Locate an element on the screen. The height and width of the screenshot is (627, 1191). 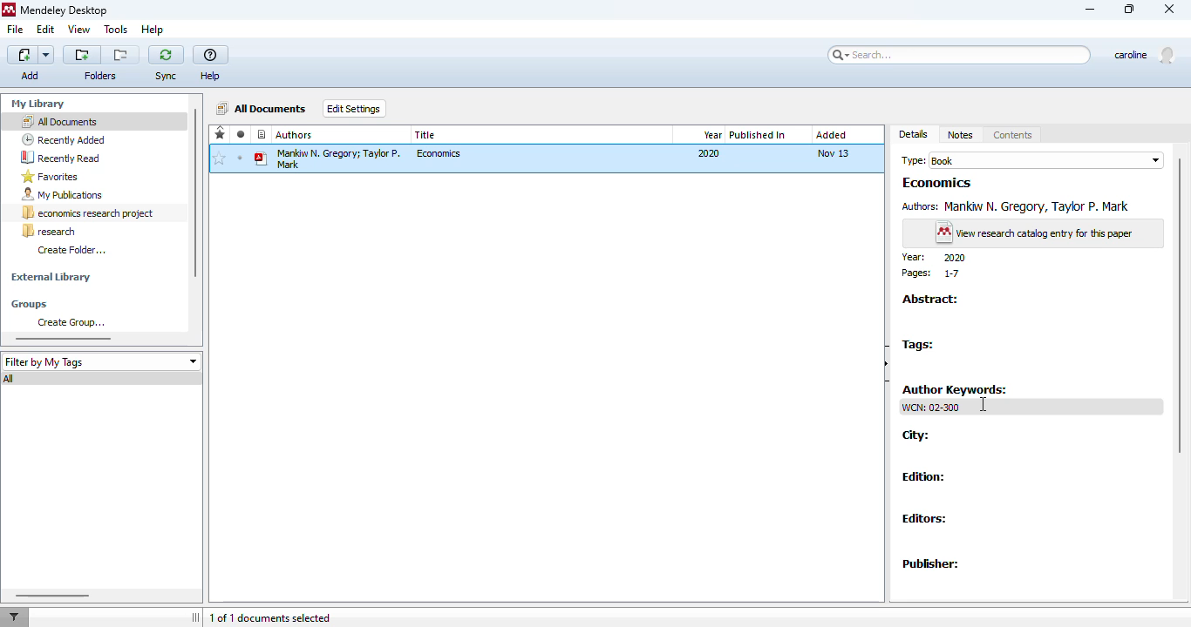
unread is located at coordinates (241, 158).